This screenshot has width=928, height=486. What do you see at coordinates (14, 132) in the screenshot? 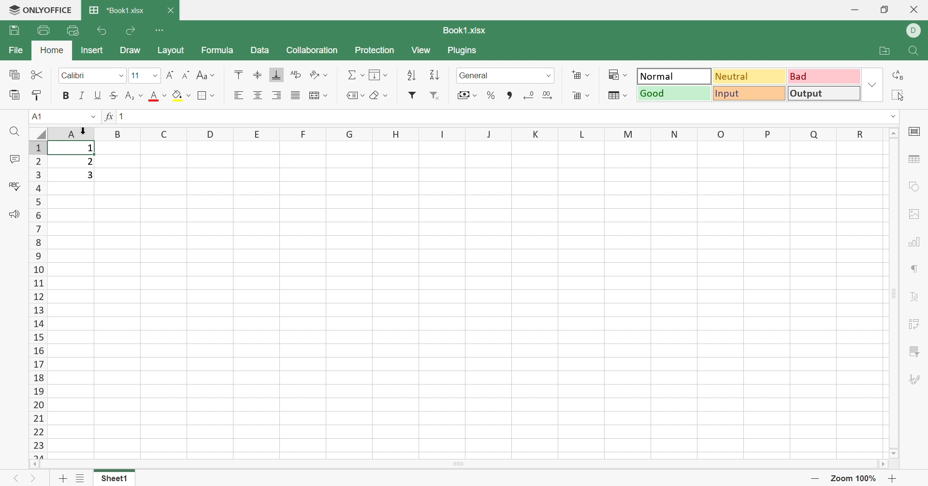
I see `Find` at bounding box center [14, 132].